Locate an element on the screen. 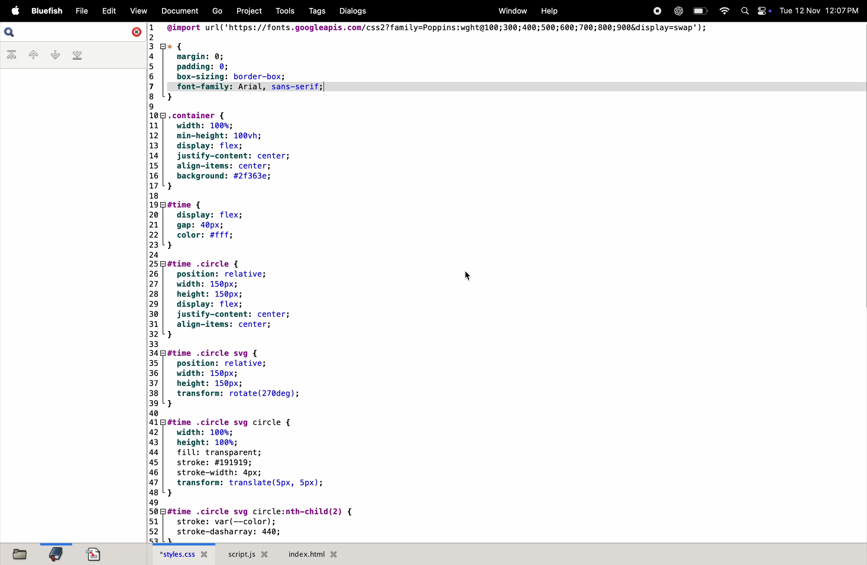  wifi is located at coordinates (722, 10).